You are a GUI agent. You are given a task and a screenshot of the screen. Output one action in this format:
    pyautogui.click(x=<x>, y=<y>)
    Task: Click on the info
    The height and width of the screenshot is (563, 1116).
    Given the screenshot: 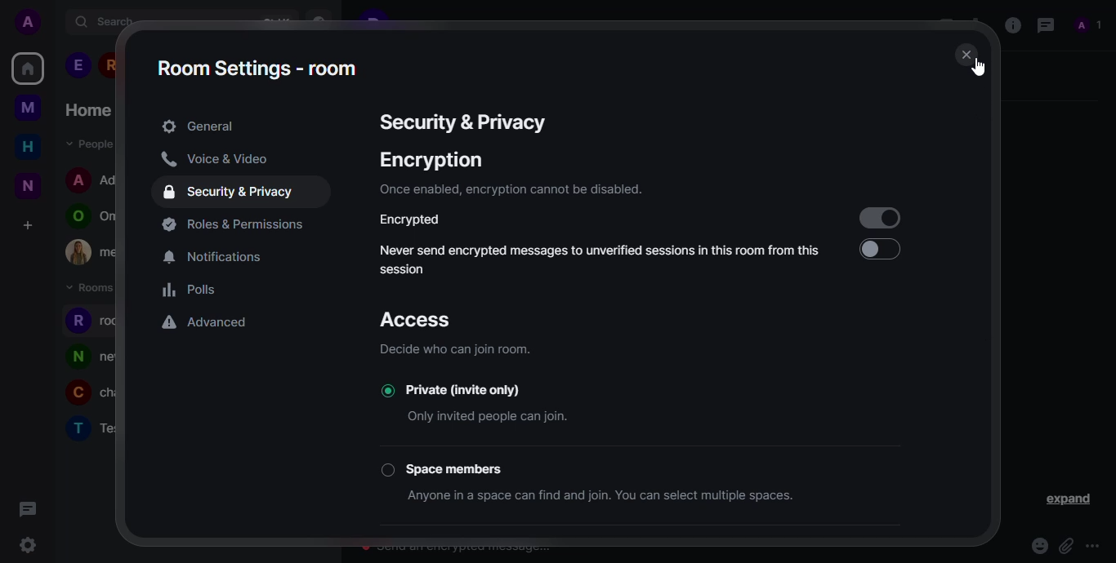 What is the action you would take?
    pyautogui.click(x=1010, y=24)
    